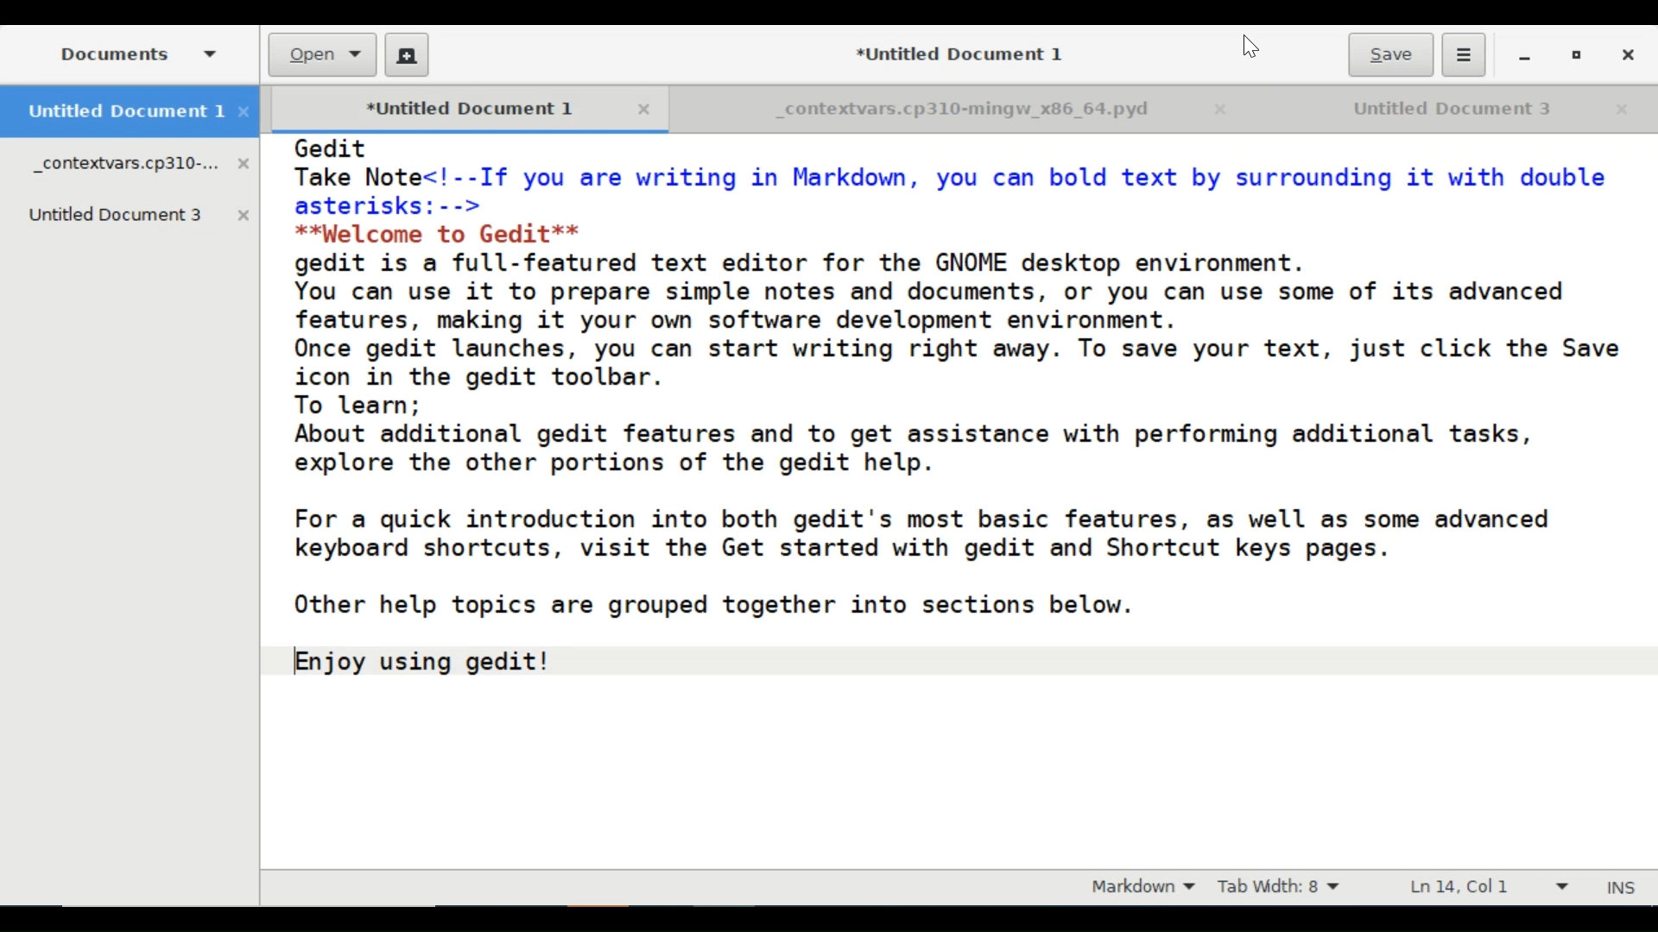  I want to click on restore, so click(1577, 58).